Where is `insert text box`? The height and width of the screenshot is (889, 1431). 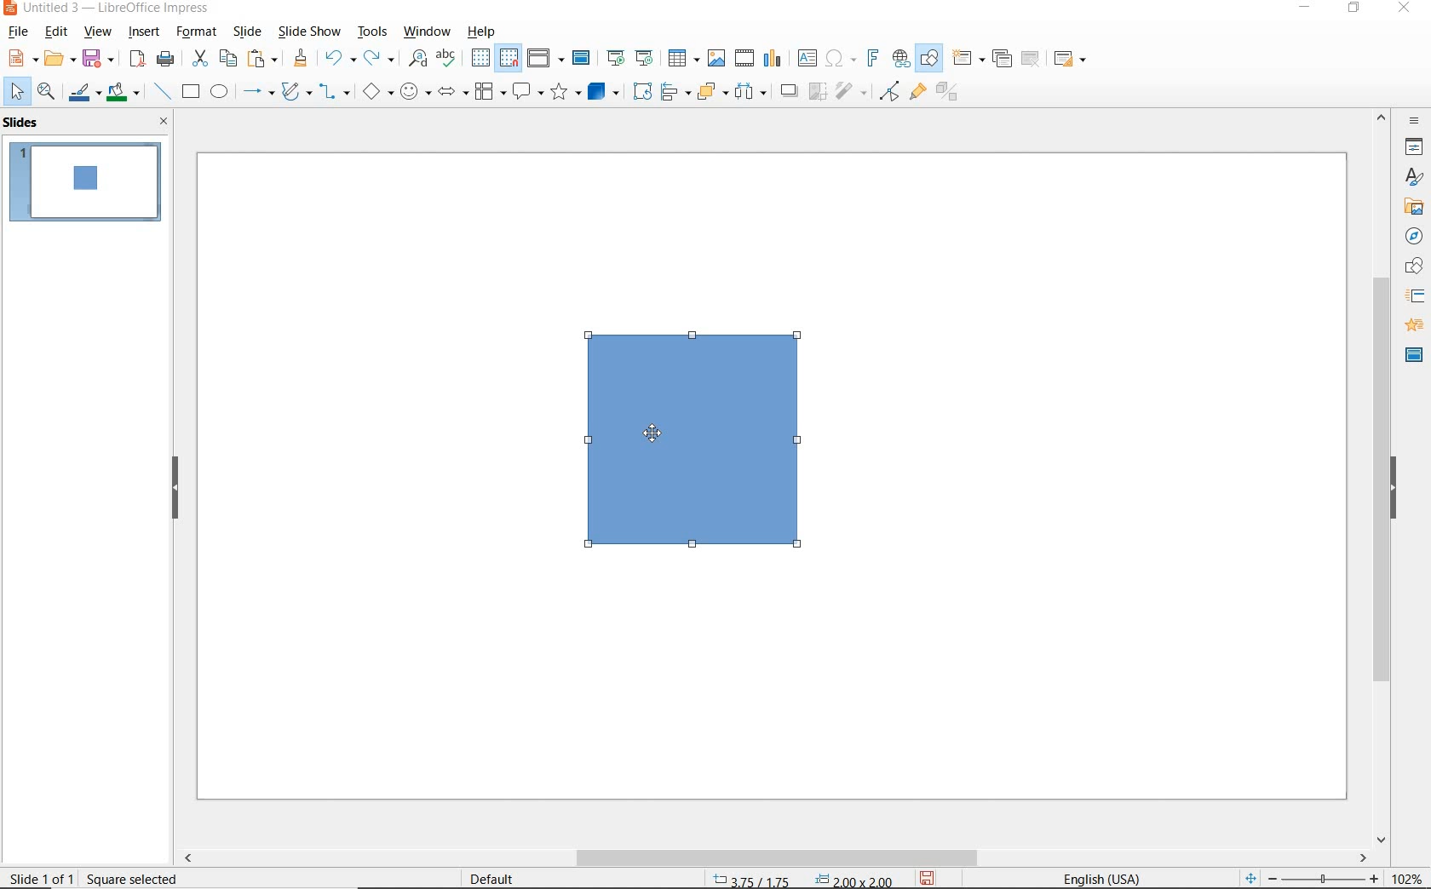 insert text box is located at coordinates (806, 57).